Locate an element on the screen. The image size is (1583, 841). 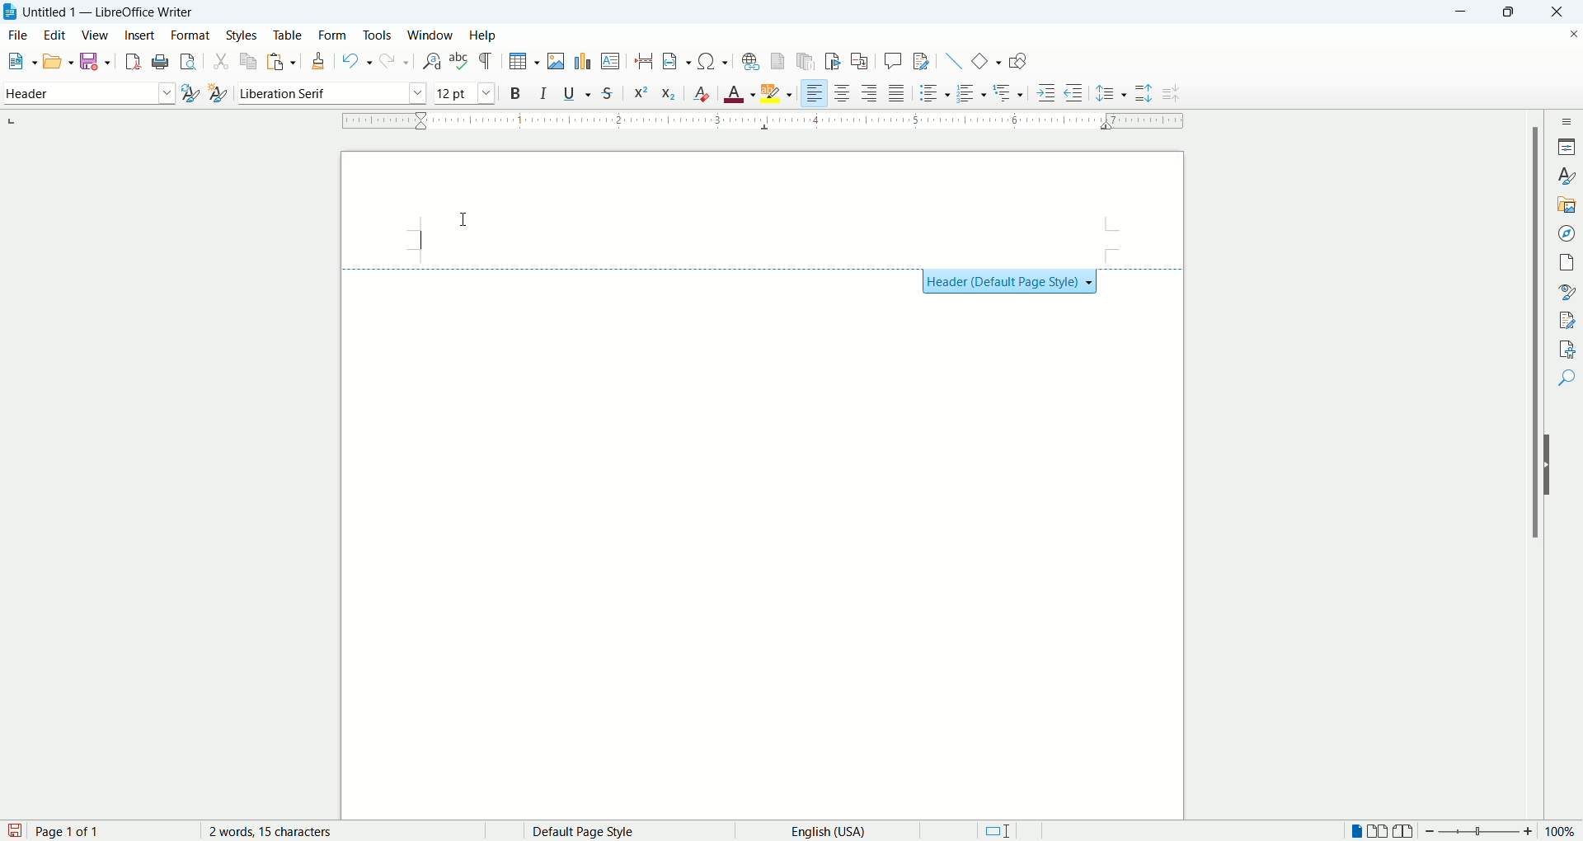
sidebar settings is located at coordinates (1569, 122).